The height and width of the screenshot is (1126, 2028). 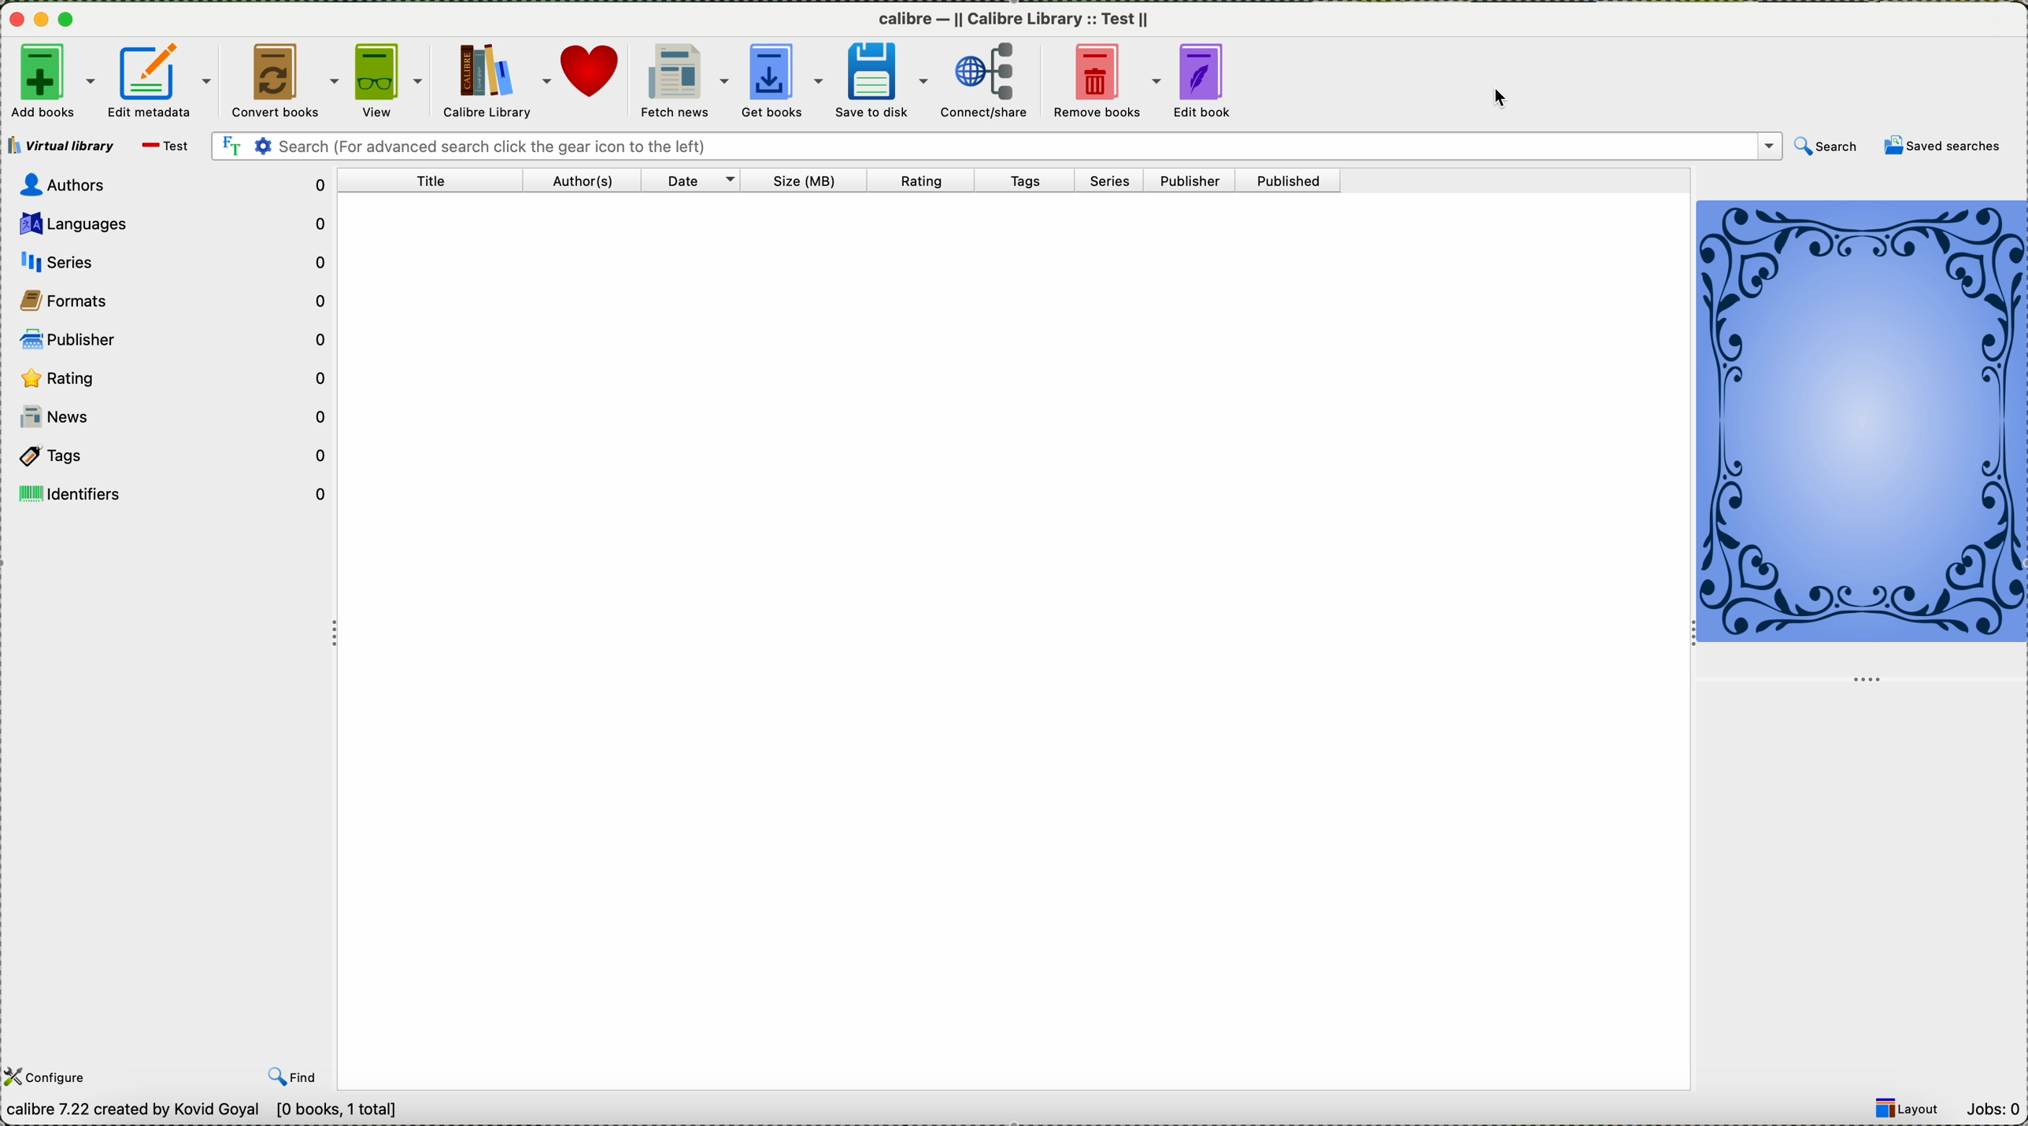 What do you see at coordinates (589, 180) in the screenshot?
I see `authors` at bounding box center [589, 180].